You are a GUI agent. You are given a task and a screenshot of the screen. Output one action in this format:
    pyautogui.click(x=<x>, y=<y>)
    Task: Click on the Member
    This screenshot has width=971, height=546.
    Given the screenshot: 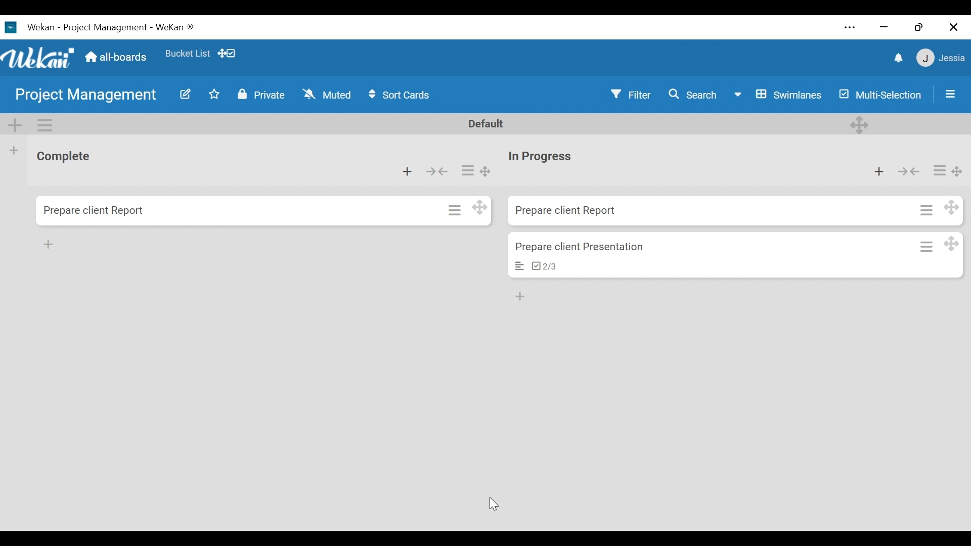 What is the action you would take?
    pyautogui.click(x=941, y=58)
    